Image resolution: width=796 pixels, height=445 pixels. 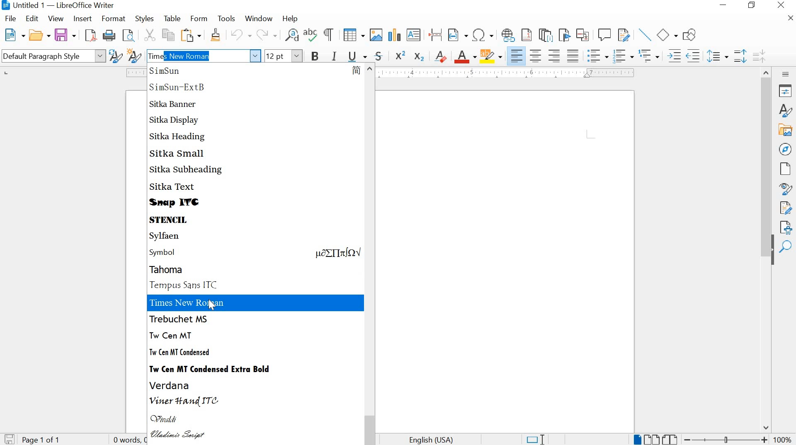 I want to click on INSERT COMMENT, so click(x=605, y=35).